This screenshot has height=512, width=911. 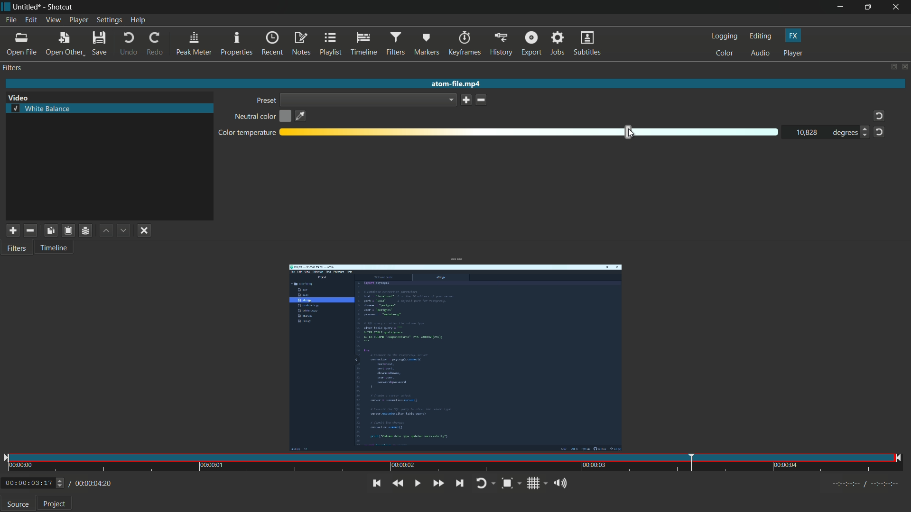 What do you see at coordinates (106, 231) in the screenshot?
I see `move filter up` at bounding box center [106, 231].